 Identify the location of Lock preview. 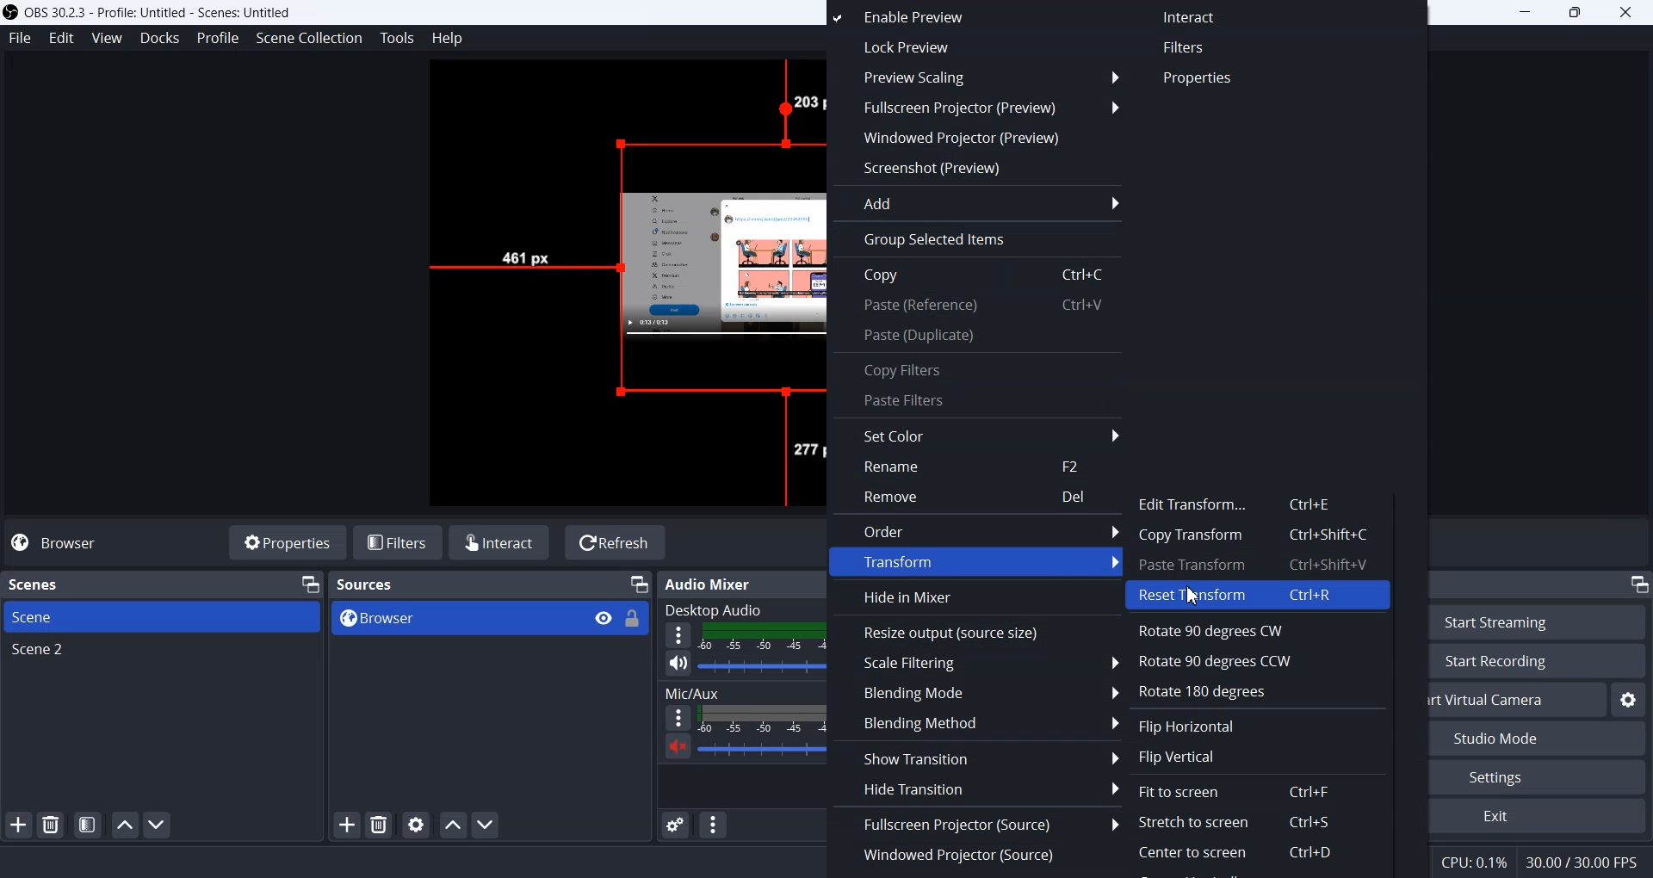
(959, 46).